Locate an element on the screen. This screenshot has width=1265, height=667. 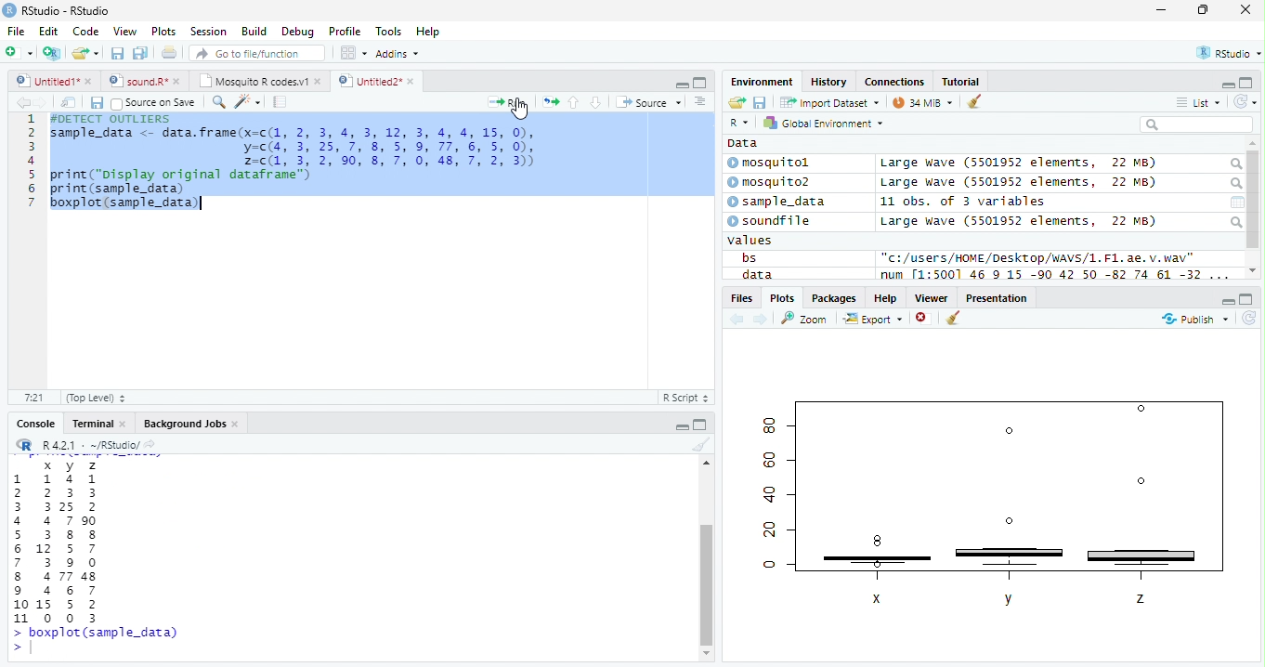
R 4.2.1 - ~/RStudio/ is located at coordinates (90, 446).